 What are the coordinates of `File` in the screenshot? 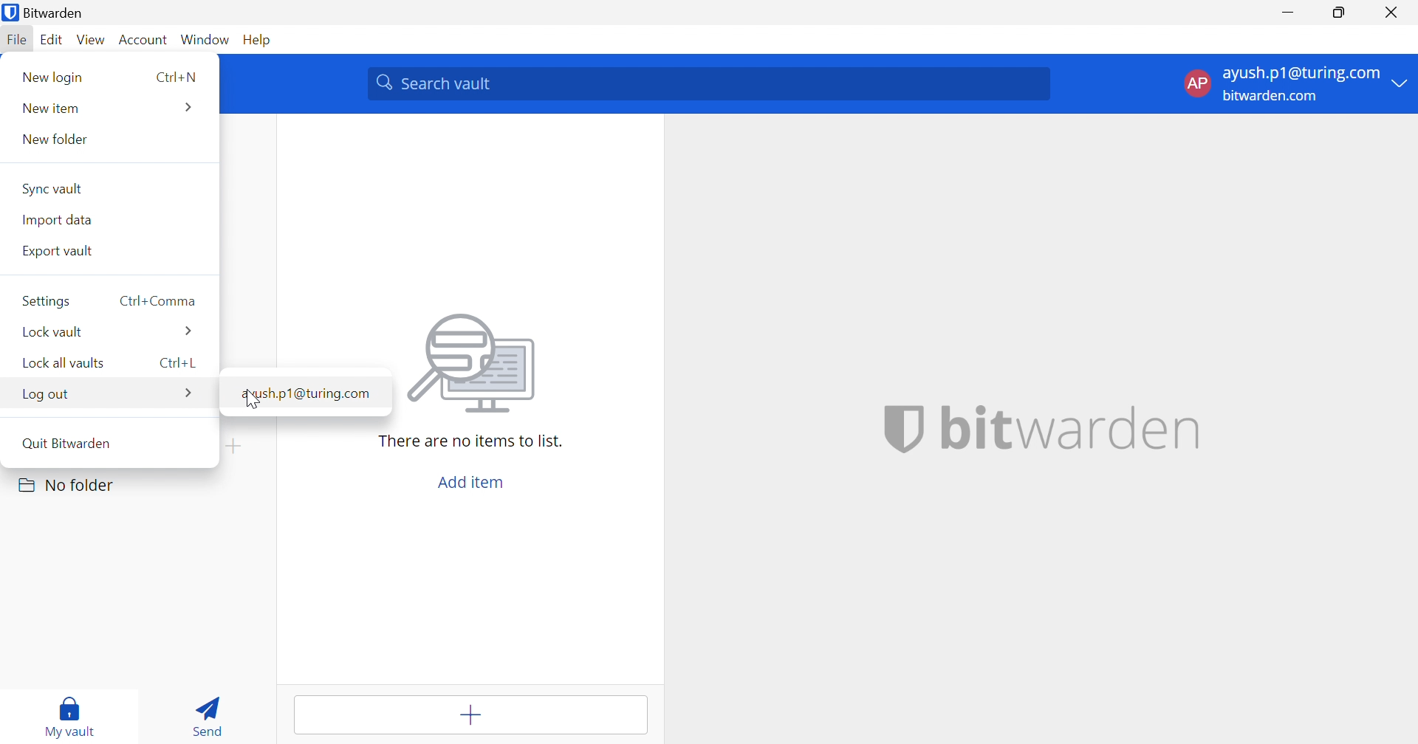 It's located at (16, 41).